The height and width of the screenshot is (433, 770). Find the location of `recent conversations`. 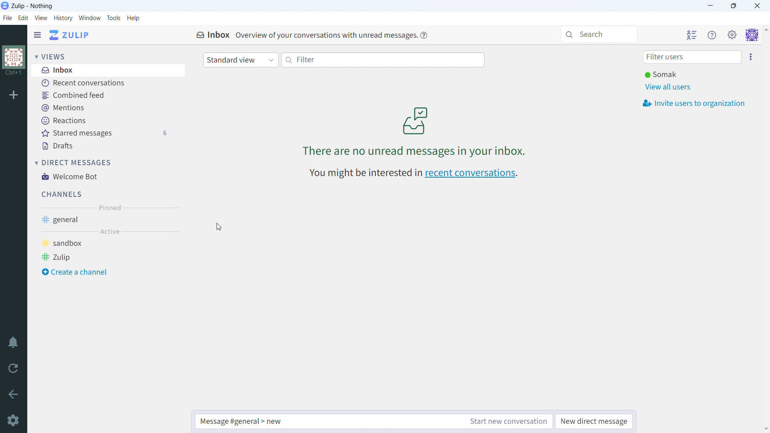

recent conversations is located at coordinates (472, 174).